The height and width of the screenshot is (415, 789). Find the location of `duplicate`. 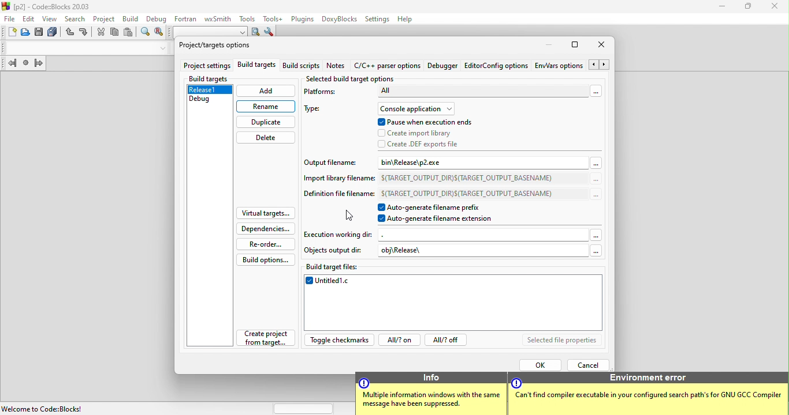

duplicate is located at coordinates (266, 123).